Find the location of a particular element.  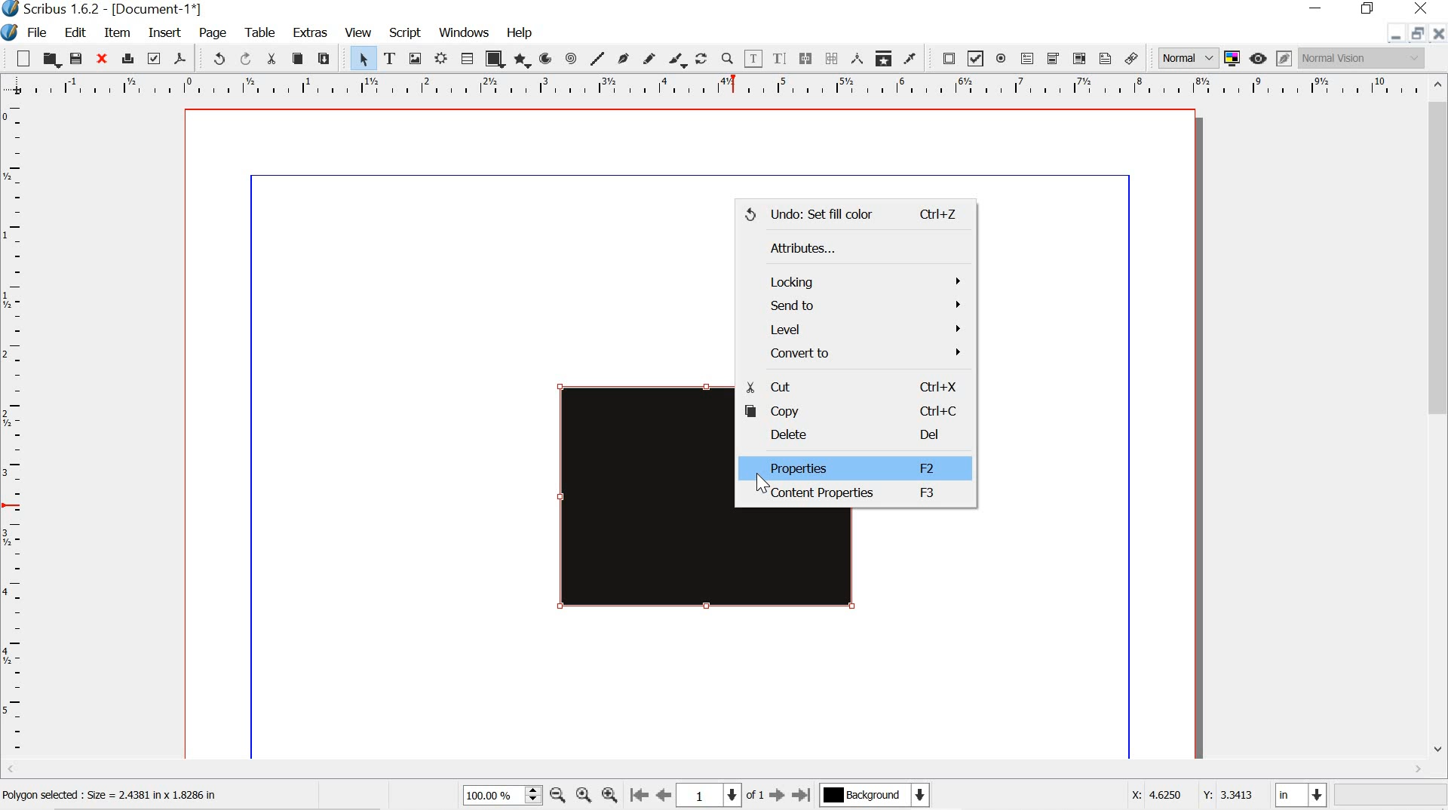

calligraphic line is located at coordinates (676, 60).